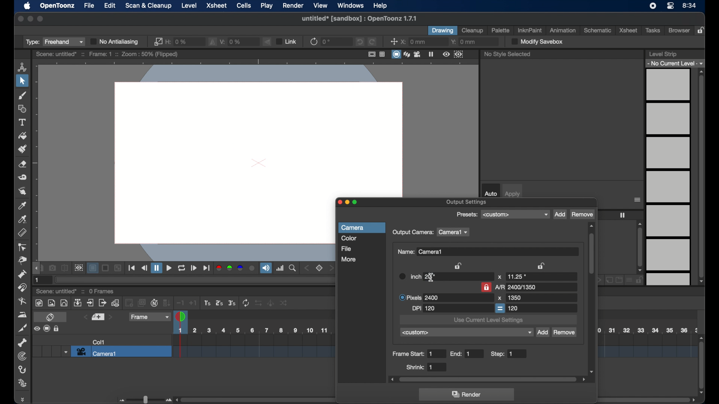 The image size is (719, 404). What do you see at coordinates (57, 292) in the screenshot?
I see `scene` at bounding box center [57, 292].